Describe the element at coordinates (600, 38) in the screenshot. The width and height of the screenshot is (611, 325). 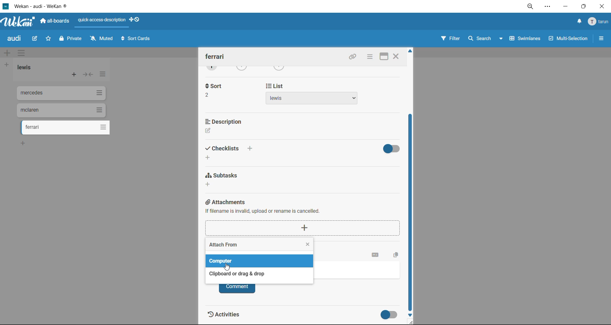
I see `sidebar` at that location.